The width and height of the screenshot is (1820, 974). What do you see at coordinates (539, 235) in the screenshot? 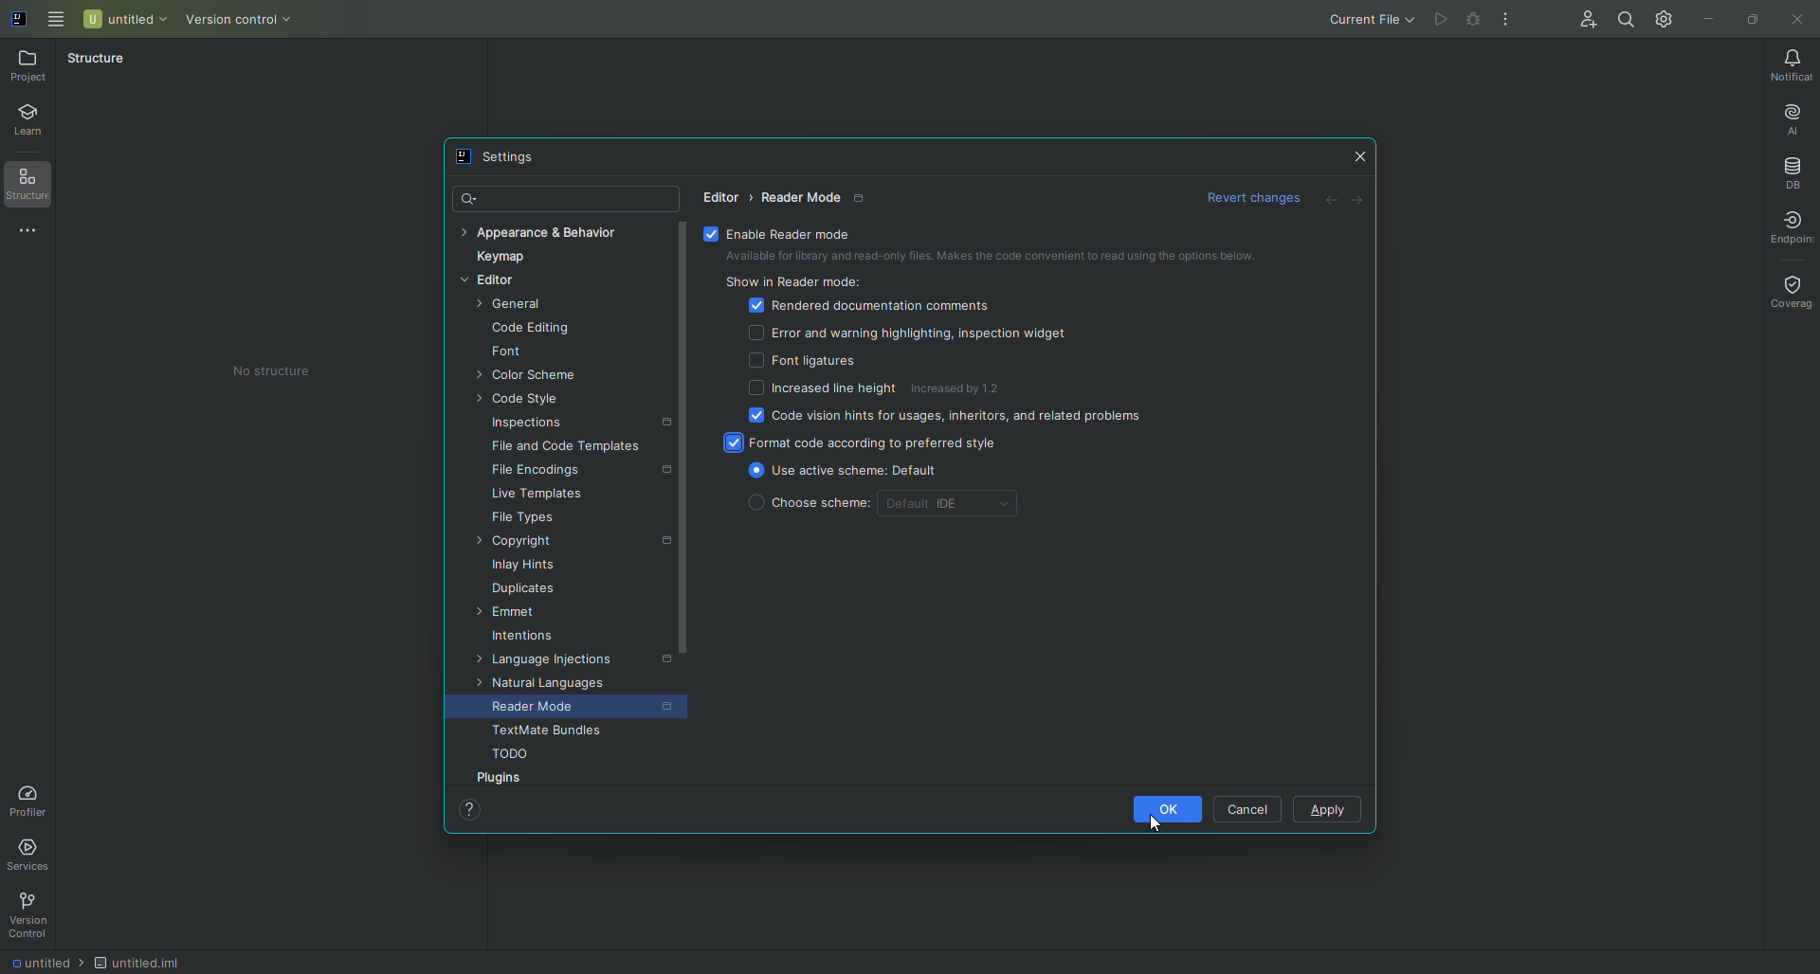
I see `Appearance and Behaviour` at bounding box center [539, 235].